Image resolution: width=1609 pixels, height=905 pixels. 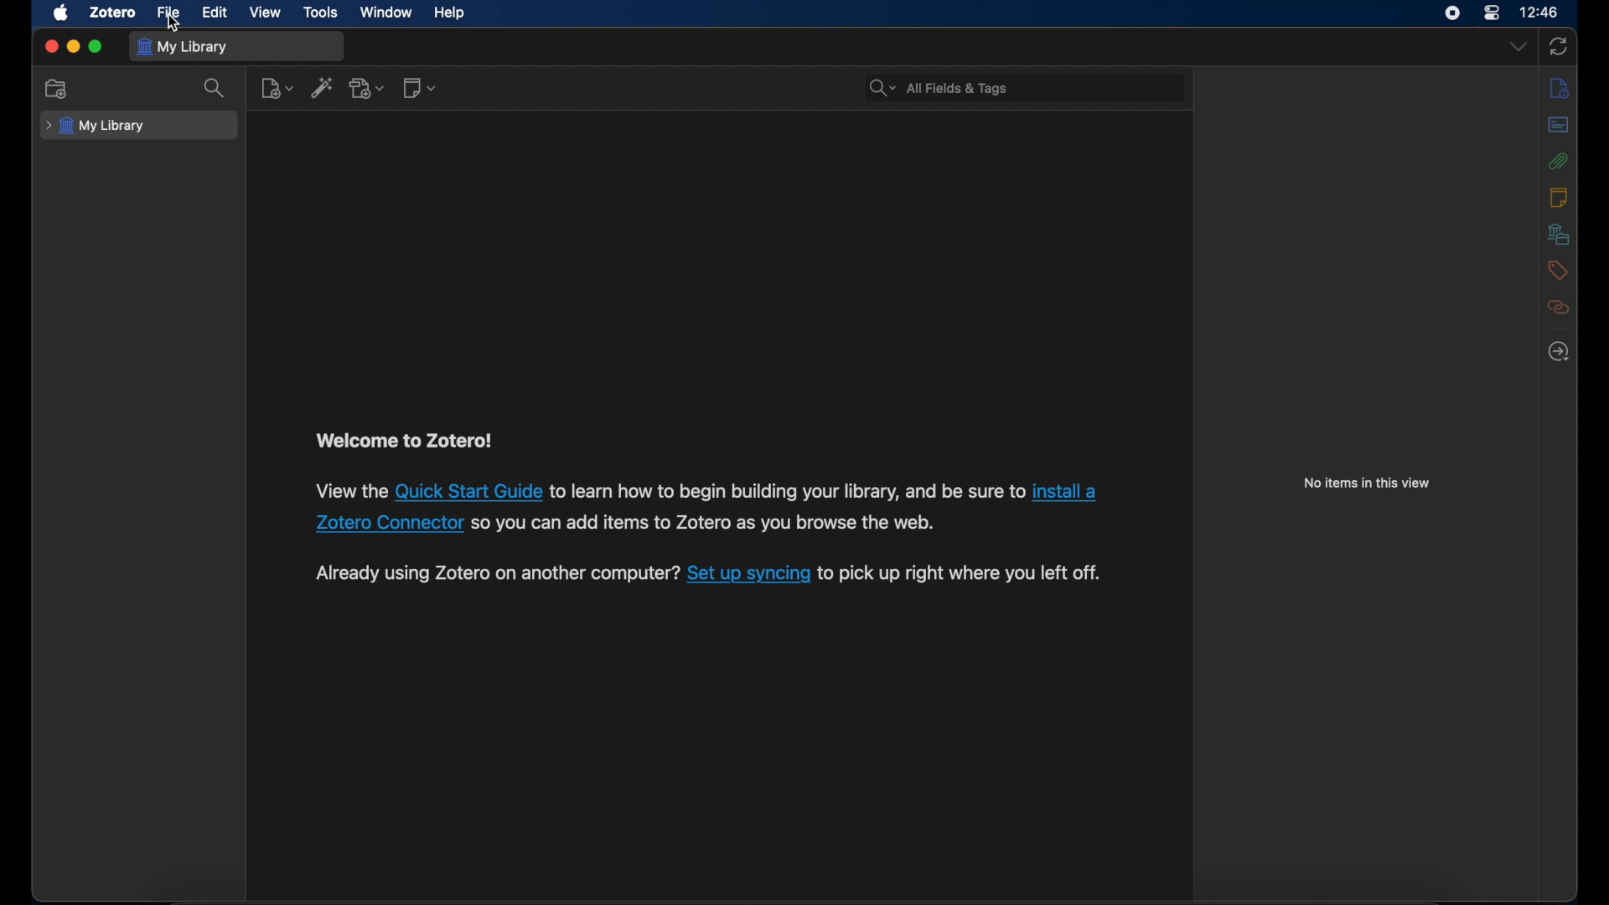 What do you see at coordinates (1559, 350) in the screenshot?
I see `locate` at bounding box center [1559, 350].